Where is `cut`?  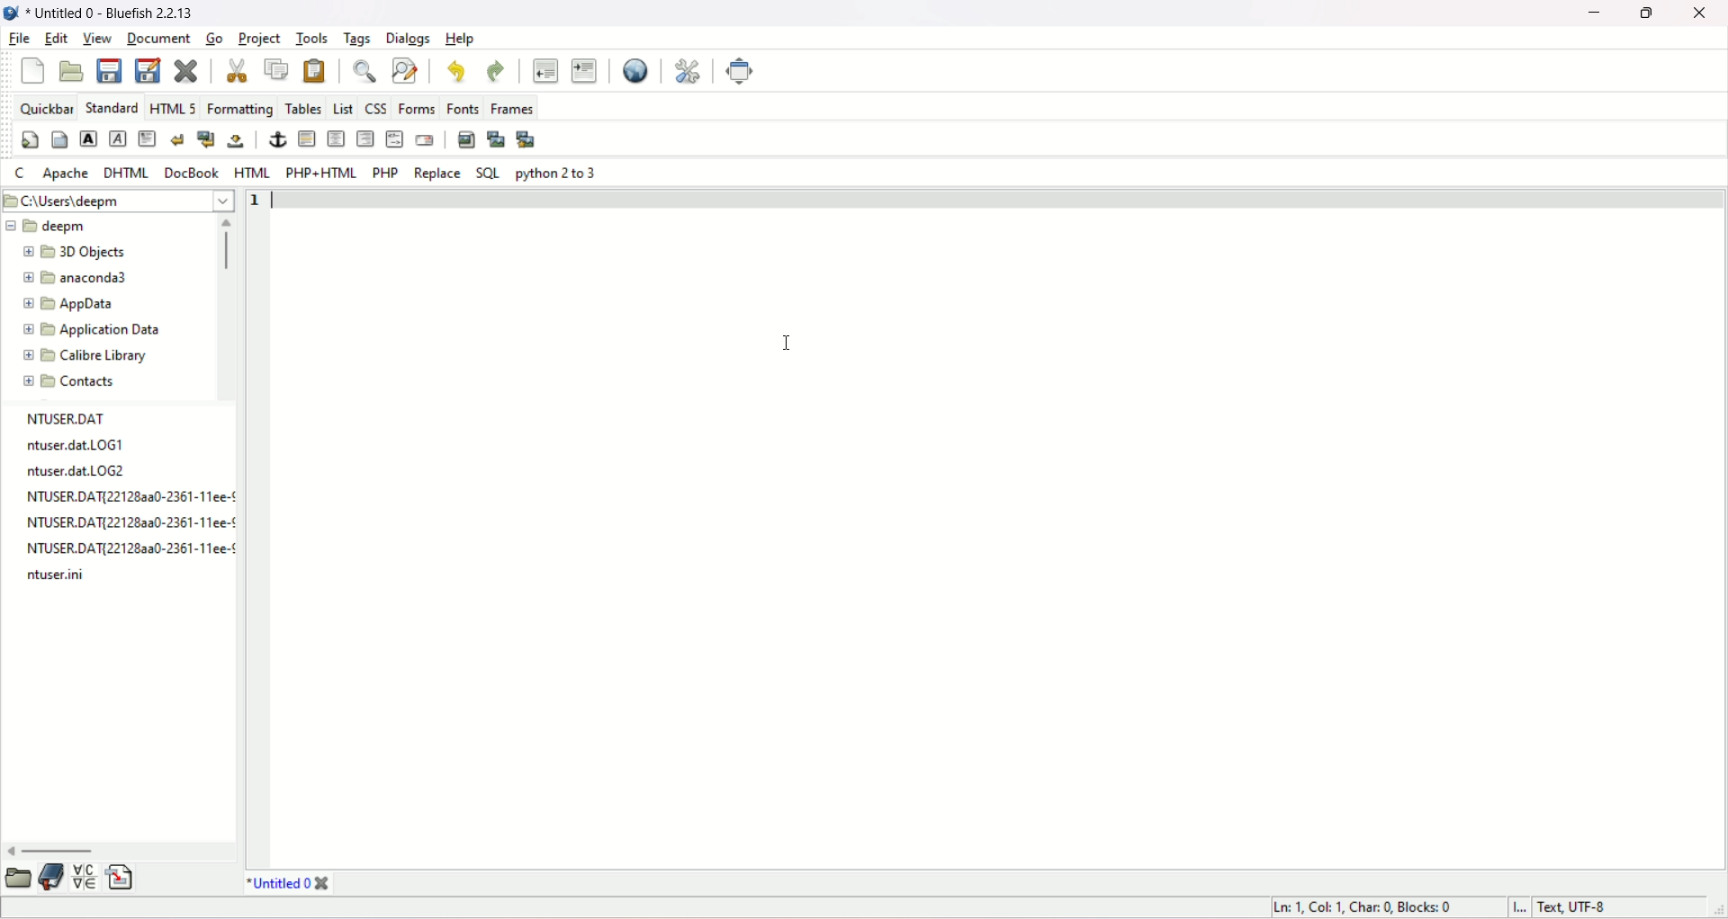 cut is located at coordinates (235, 71).